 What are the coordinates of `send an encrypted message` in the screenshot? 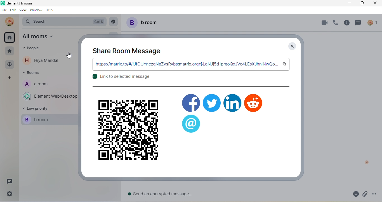 It's located at (165, 194).